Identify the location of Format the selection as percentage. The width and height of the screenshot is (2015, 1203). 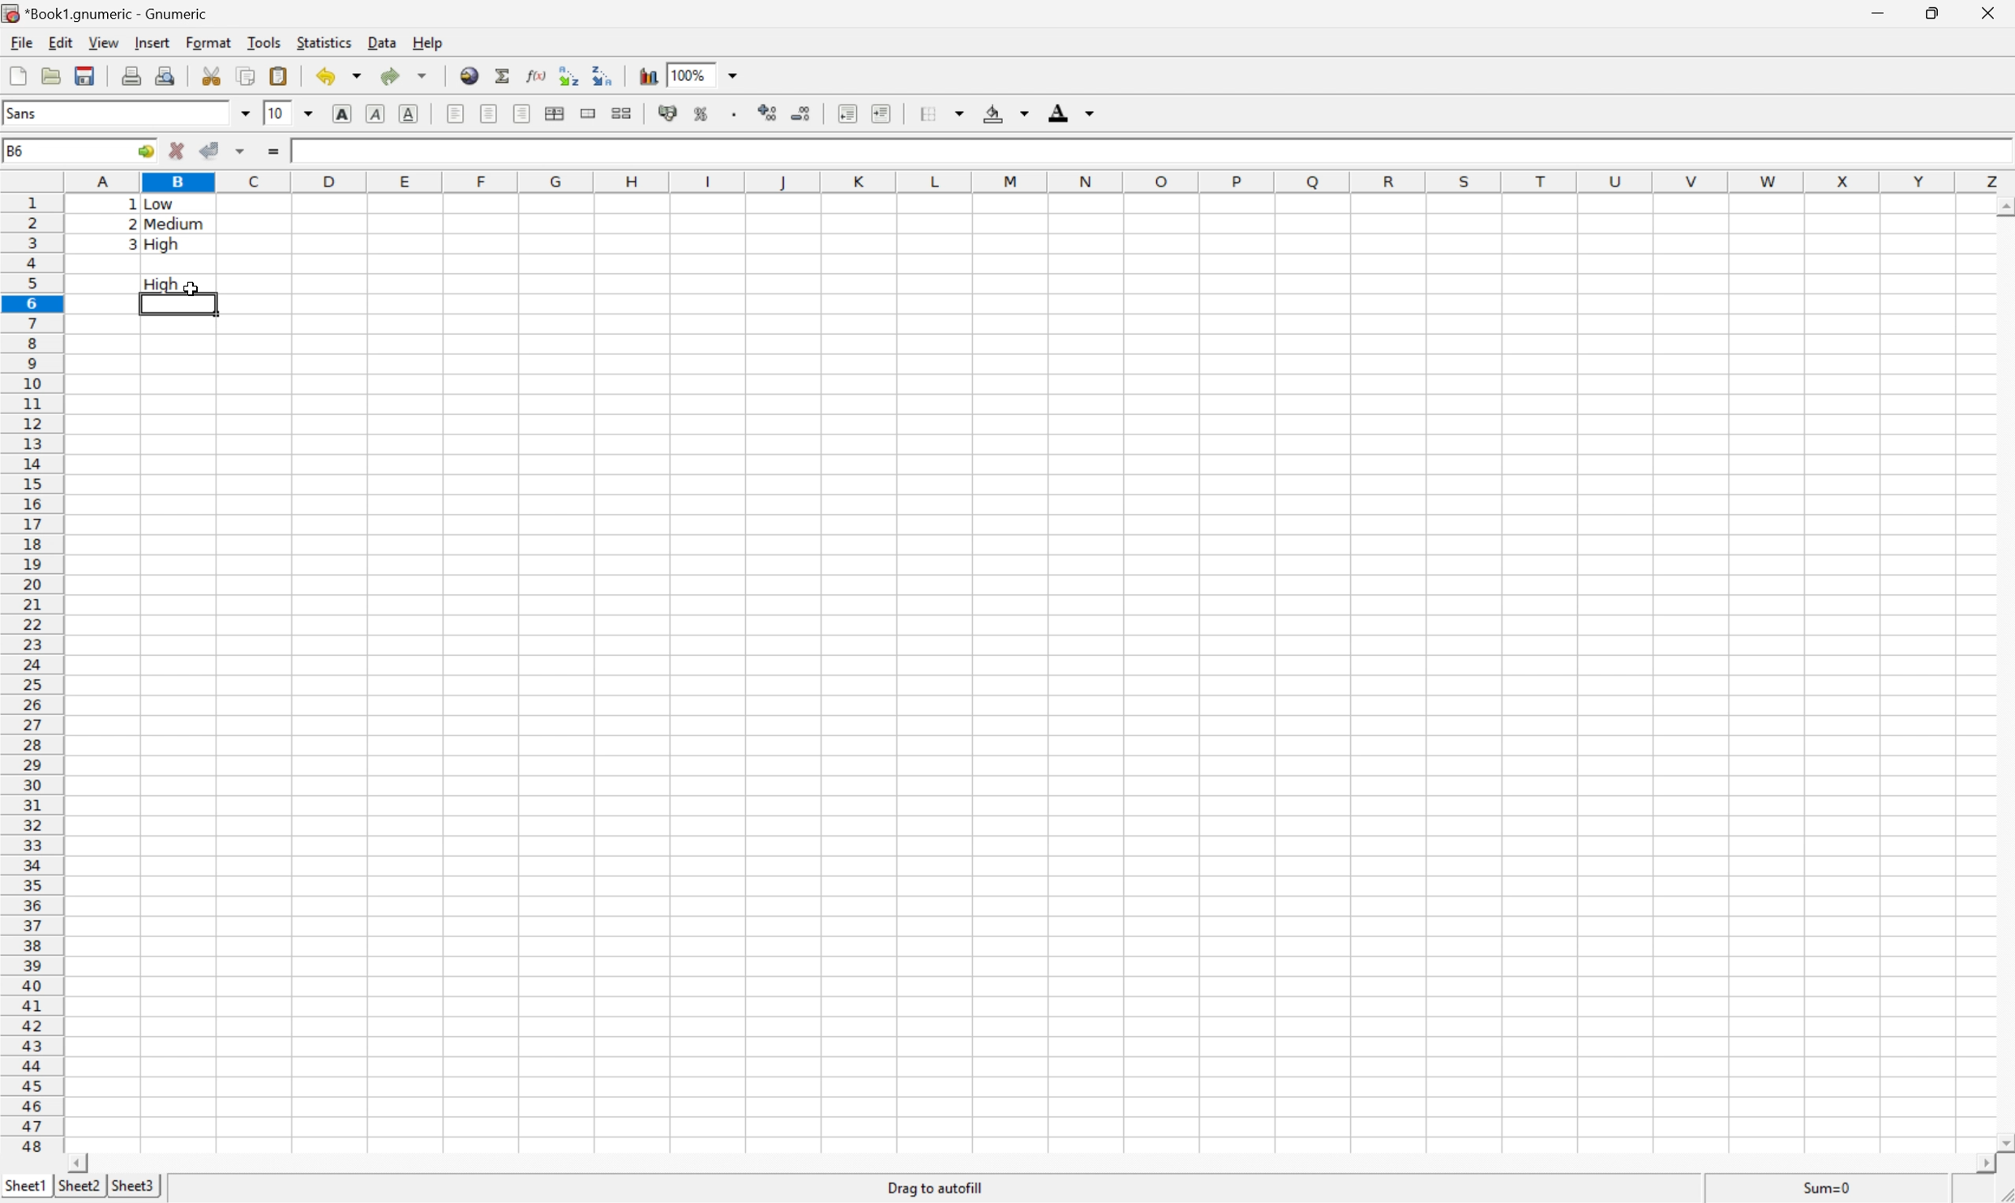
(699, 114).